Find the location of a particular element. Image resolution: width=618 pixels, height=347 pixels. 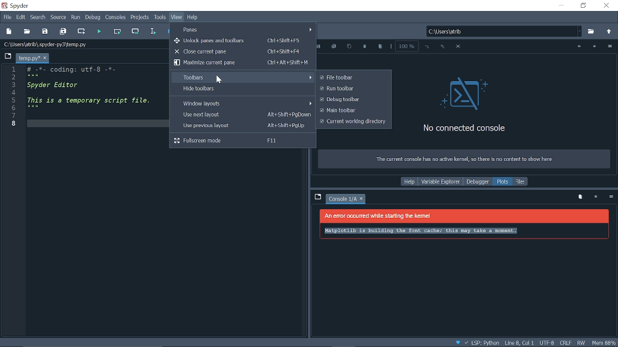

Open is located at coordinates (27, 31).